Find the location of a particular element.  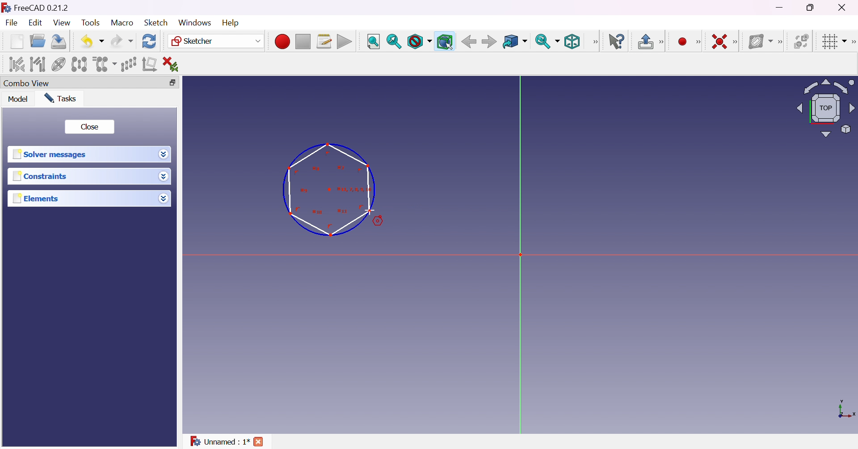

View is located at coordinates (62, 23).